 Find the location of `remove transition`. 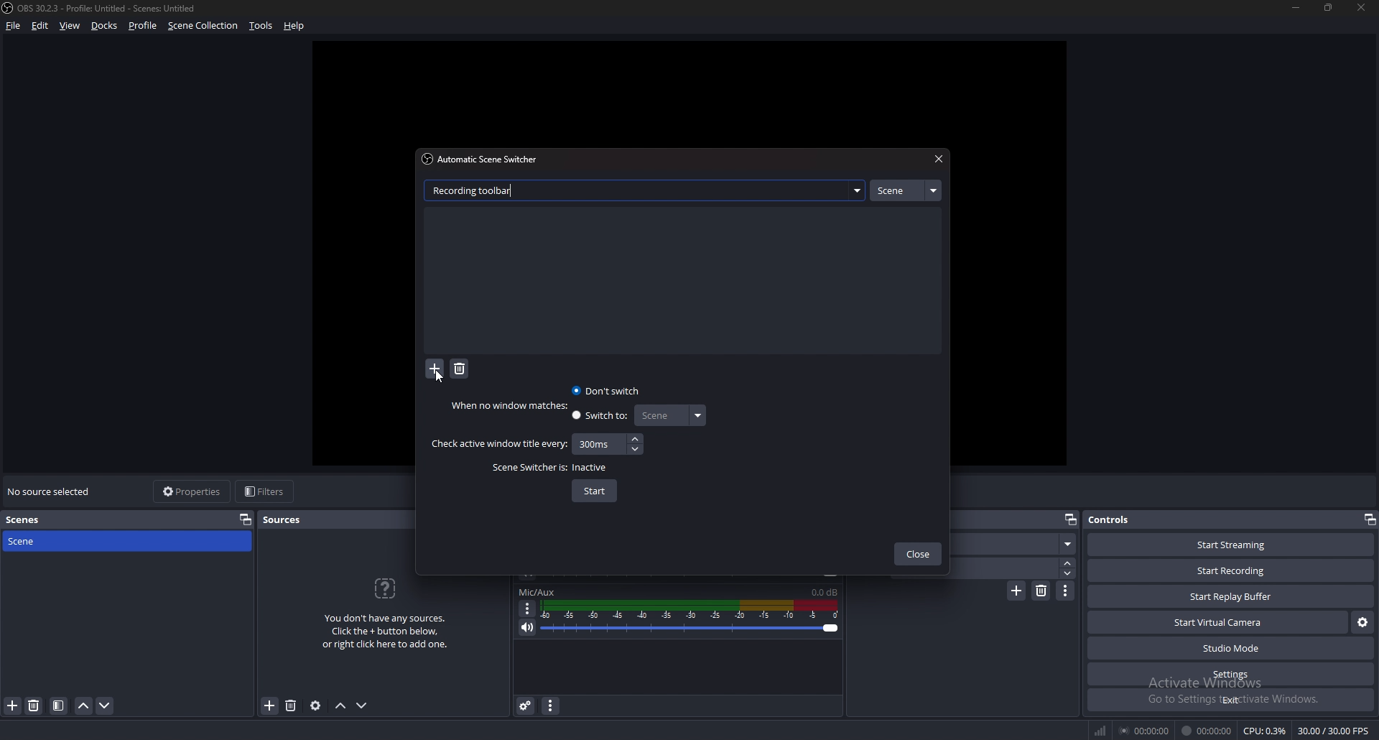

remove transition is located at coordinates (1042, 591).